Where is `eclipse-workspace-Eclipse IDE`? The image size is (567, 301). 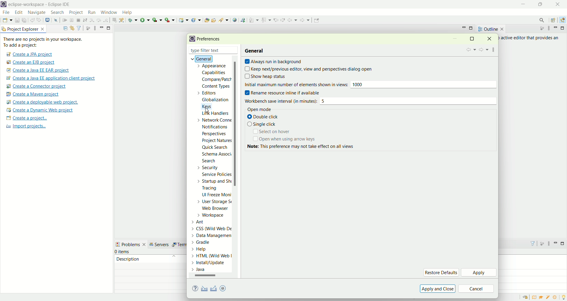
eclipse-workspace-Eclipse IDE is located at coordinates (39, 5).